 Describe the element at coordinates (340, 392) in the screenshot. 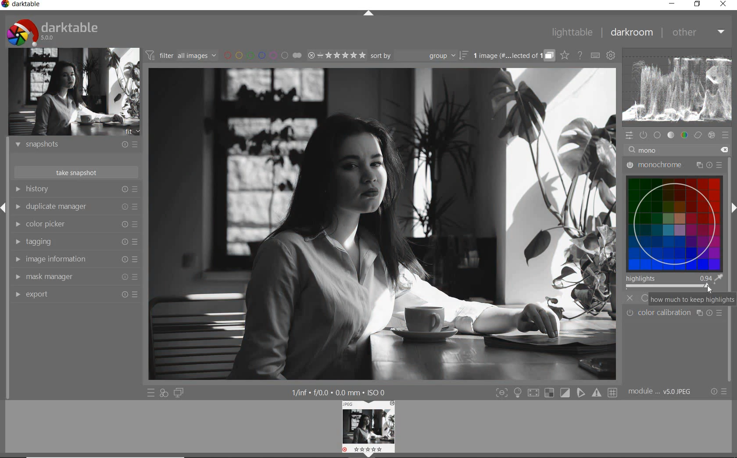

I see `1/inf*f/0.0 mm*ISO 0` at that location.